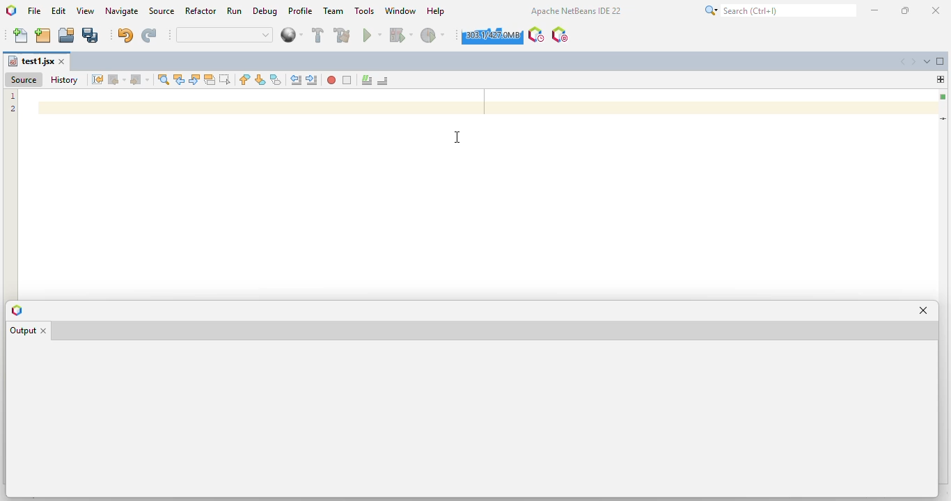 This screenshot has height=501, width=951. What do you see at coordinates (245, 79) in the screenshot?
I see `previous bookmark` at bounding box center [245, 79].